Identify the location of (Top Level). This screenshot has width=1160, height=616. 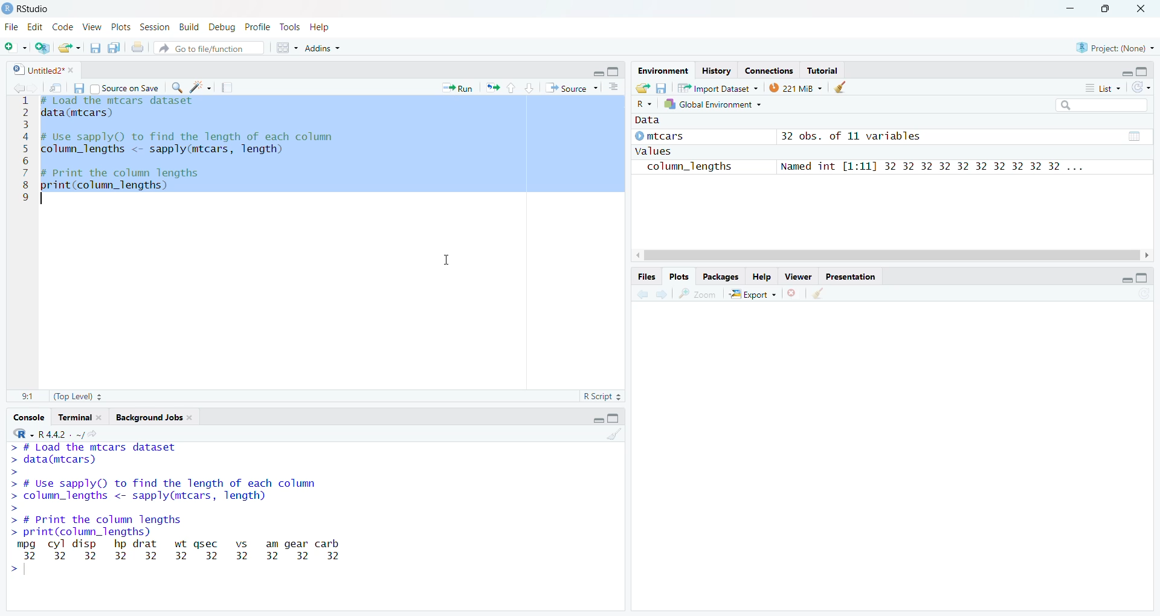
(77, 397).